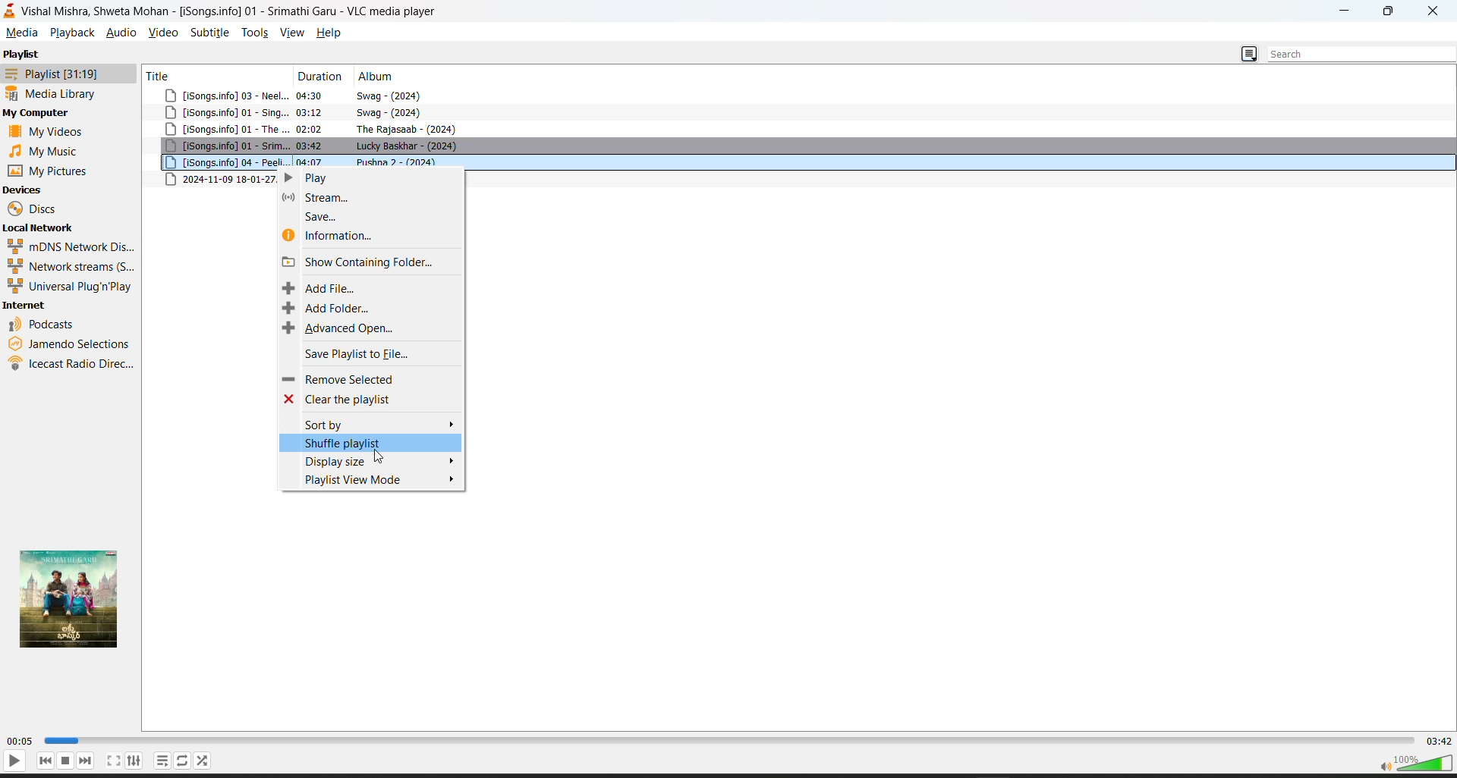 The width and height of the screenshot is (1457, 778). Describe the element at coordinates (319, 199) in the screenshot. I see `stream` at that location.